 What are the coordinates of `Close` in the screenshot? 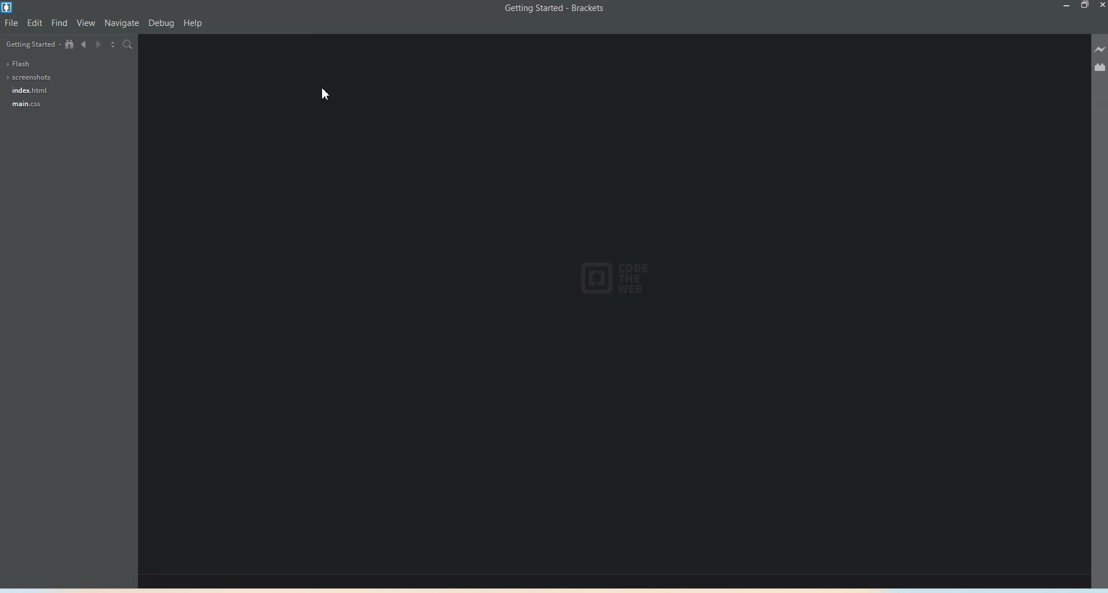 It's located at (1101, 6).